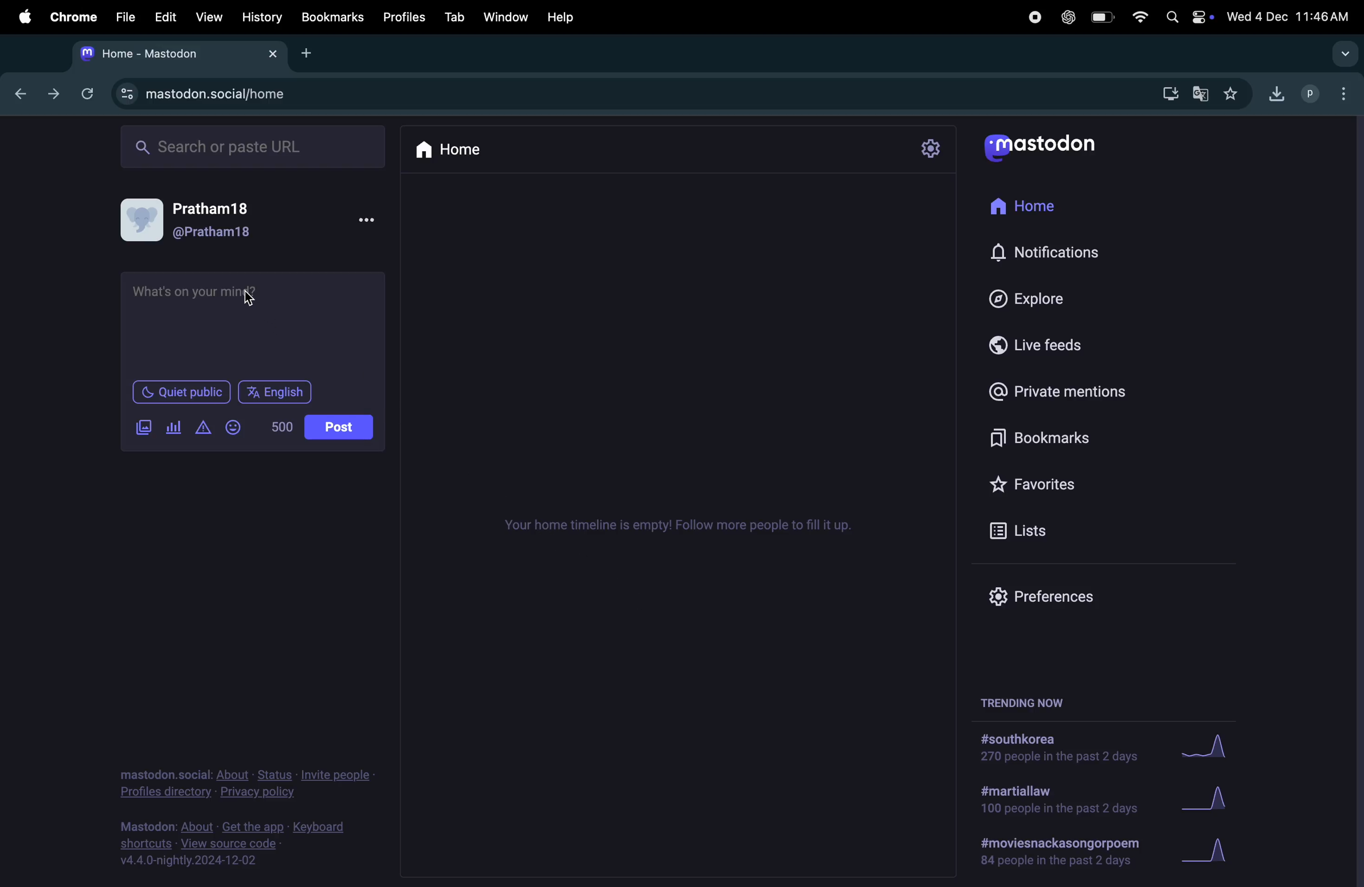 The height and width of the screenshot is (887, 1364). Describe the element at coordinates (1058, 855) in the screenshot. I see `# movies and poem` at that location.